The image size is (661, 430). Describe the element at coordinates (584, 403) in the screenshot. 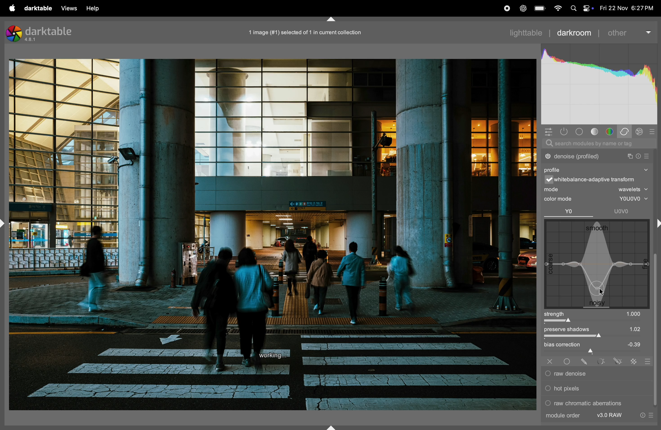

I see `raw chromatic aberrations` at that location.